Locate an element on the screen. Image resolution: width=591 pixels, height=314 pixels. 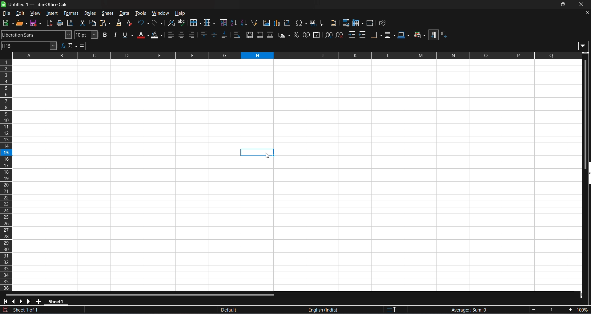
italic is located at coordinates (116, 36).